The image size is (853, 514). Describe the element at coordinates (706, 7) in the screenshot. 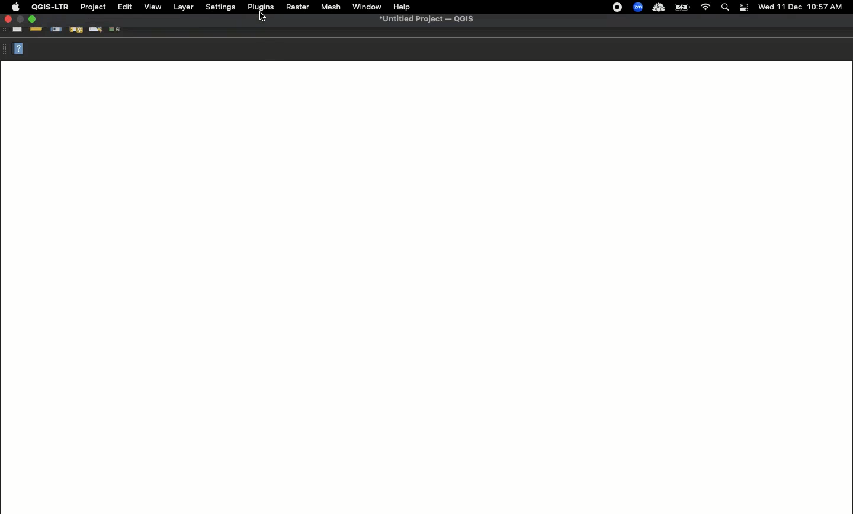

I see `Internet` at that location.